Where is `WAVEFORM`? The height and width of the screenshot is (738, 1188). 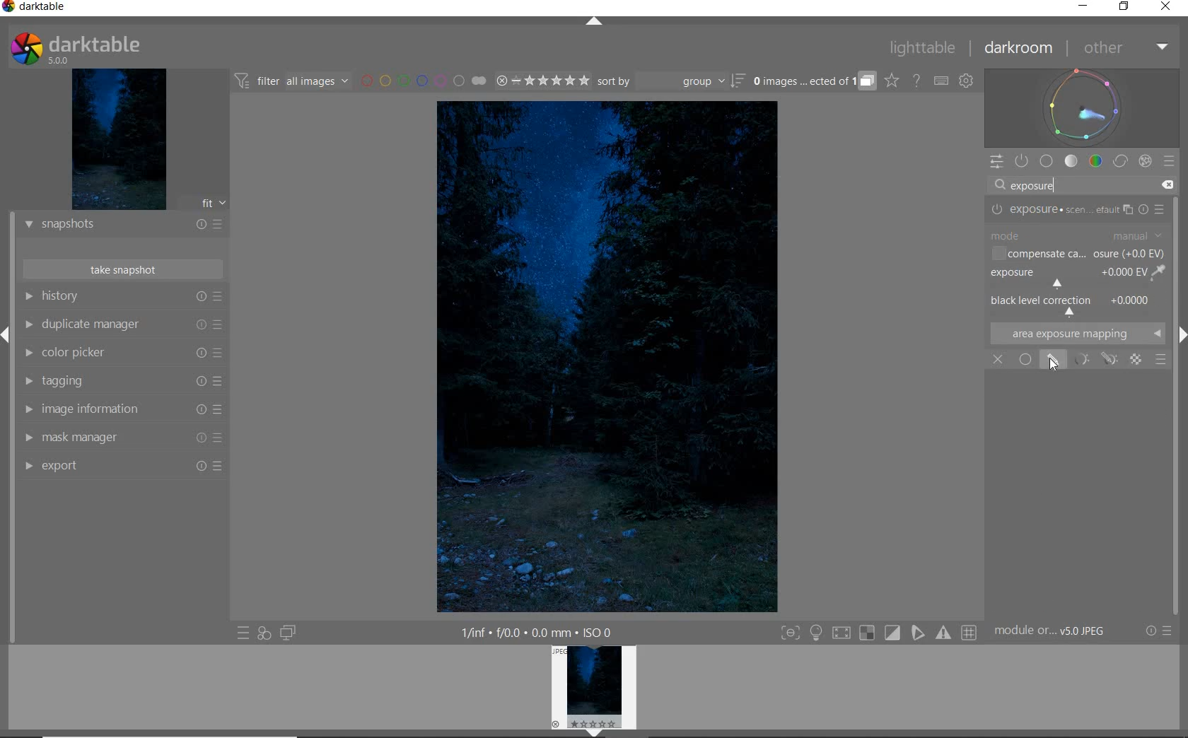 WAVEFORM is located at coordinates (1081, 107).